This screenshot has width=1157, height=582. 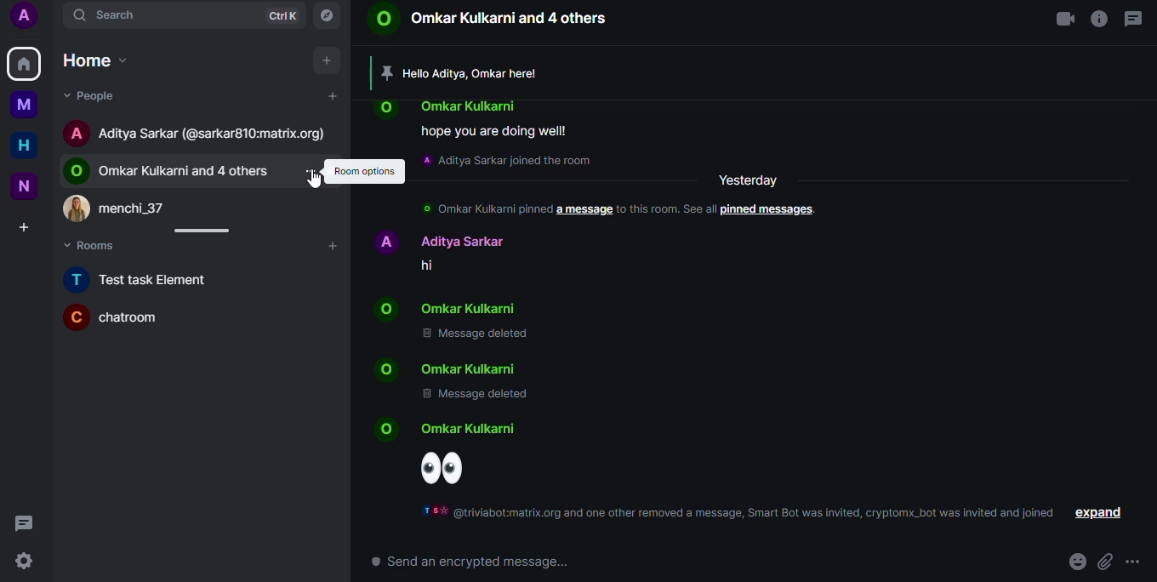 I want to click on cursor, so click(x=314, y=182).